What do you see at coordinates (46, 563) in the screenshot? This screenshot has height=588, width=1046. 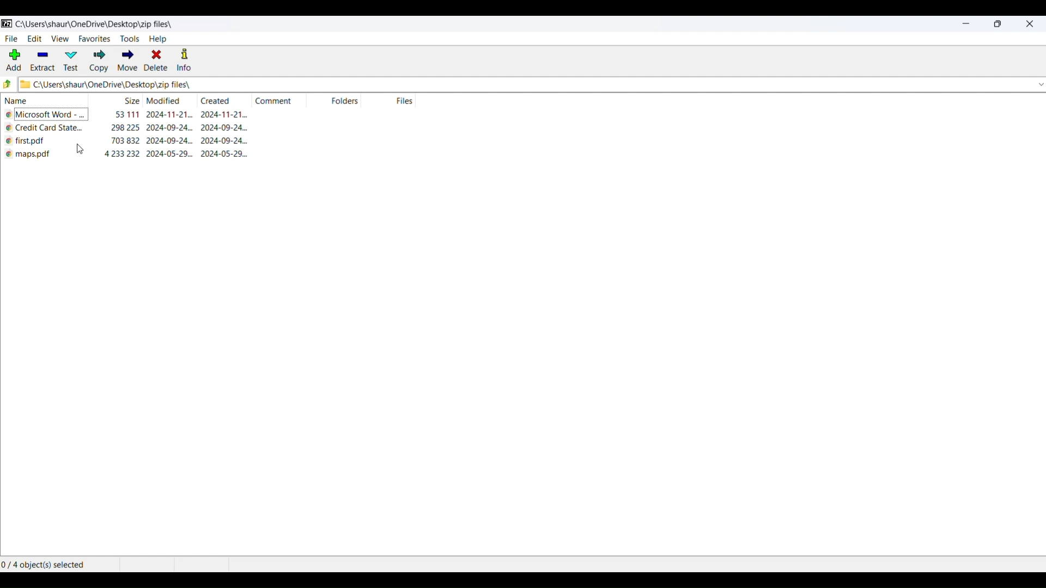 I see `0/ 4 object(s) selected` at bounding box center [46, 563].